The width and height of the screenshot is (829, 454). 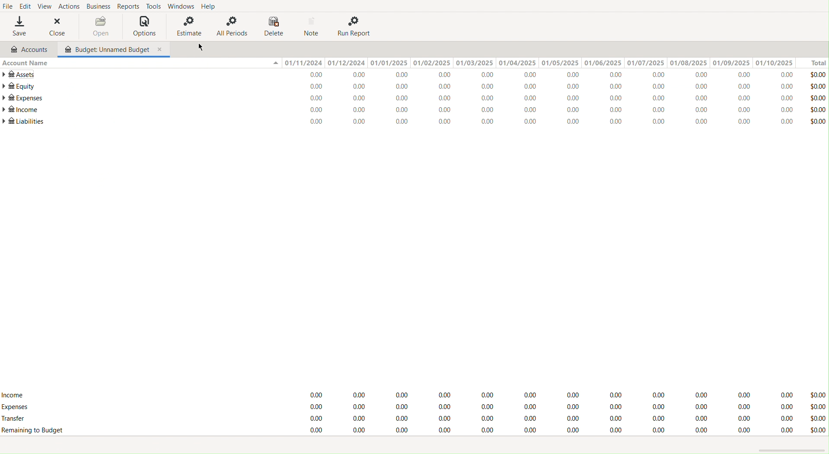 What do you see at coordinates (816, 62) in the screenshot?
I see `Total` at bounding box center [816, 62].